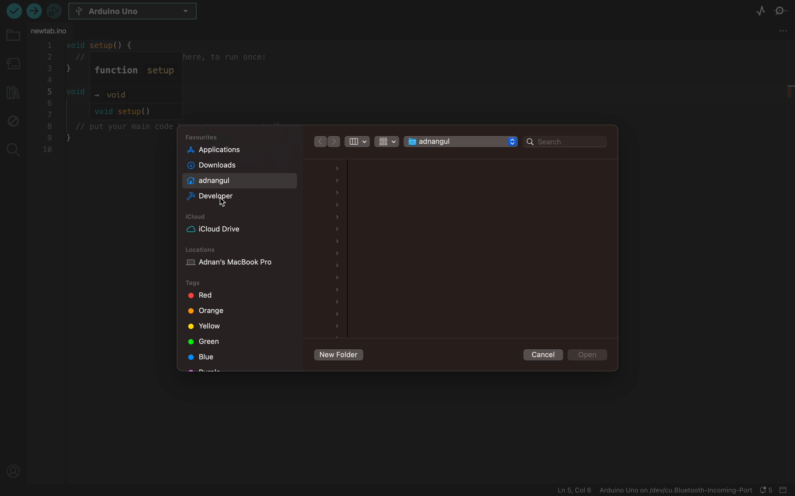  What do you see at coordinates (229, 197) in the screenshot?
I see `developer` at bounding box center [229, 197].